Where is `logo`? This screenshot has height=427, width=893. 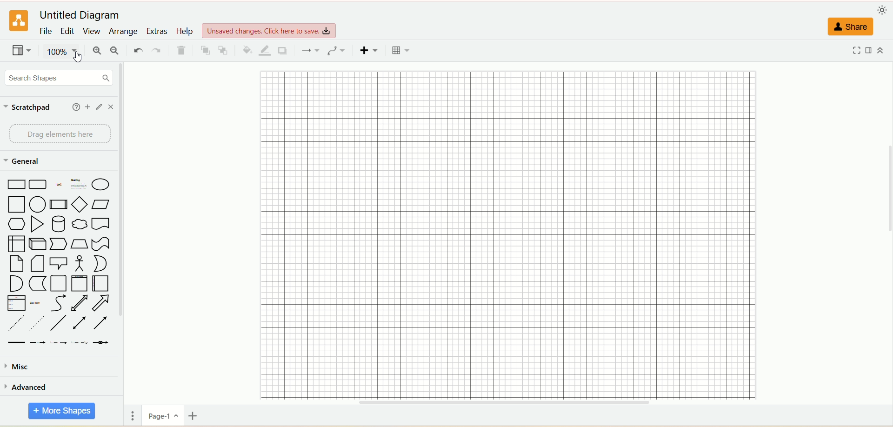 logo is located at coordinates (18, 20).